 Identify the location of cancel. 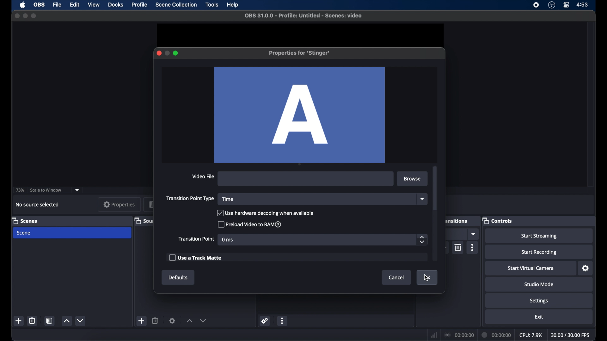
(397, 278).